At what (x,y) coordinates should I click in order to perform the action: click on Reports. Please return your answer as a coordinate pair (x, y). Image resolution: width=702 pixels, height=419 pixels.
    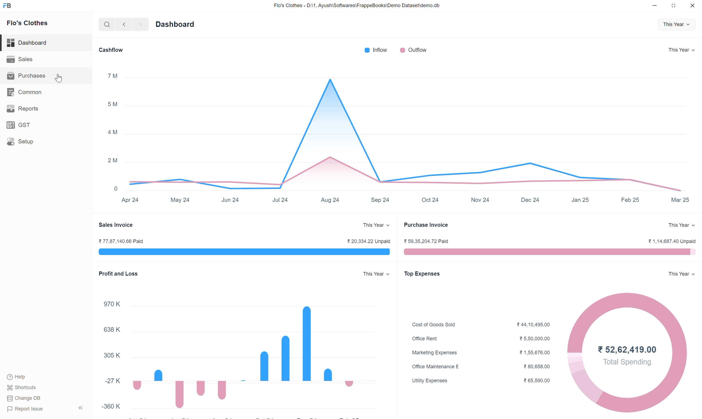
    Looking at the image, I should click on (46, 109).